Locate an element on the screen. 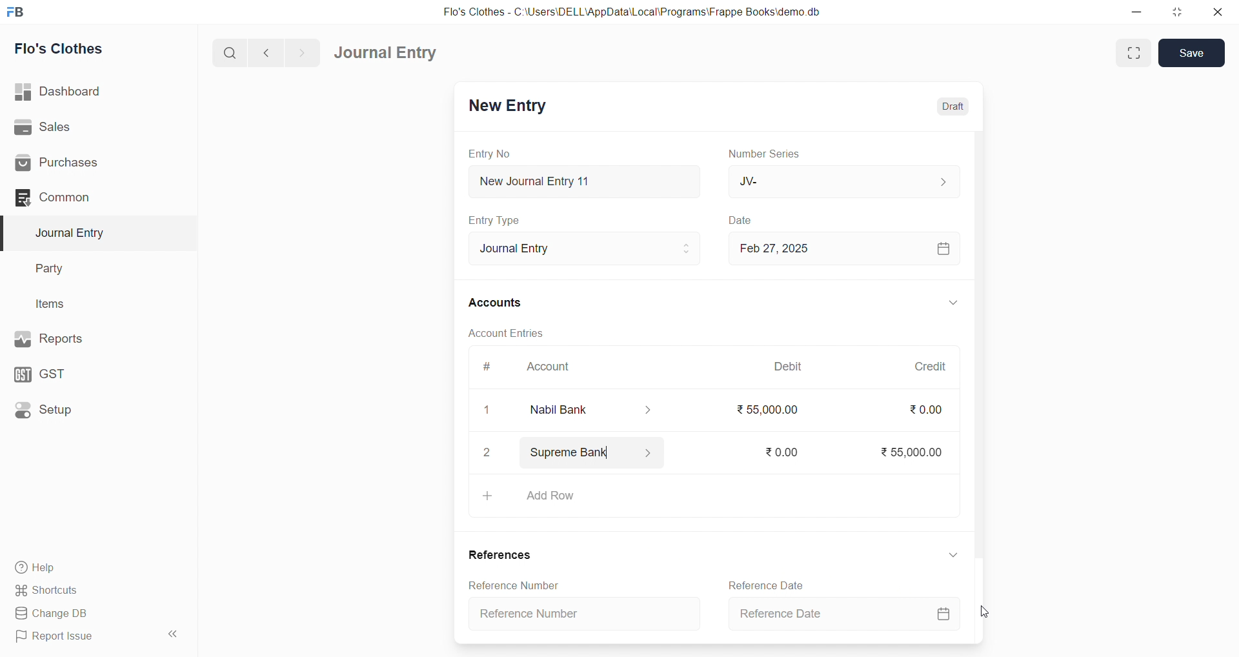 The width and height of the screenshot is (1239, 657). ₹0.00 is located at coordinates (928, 410).